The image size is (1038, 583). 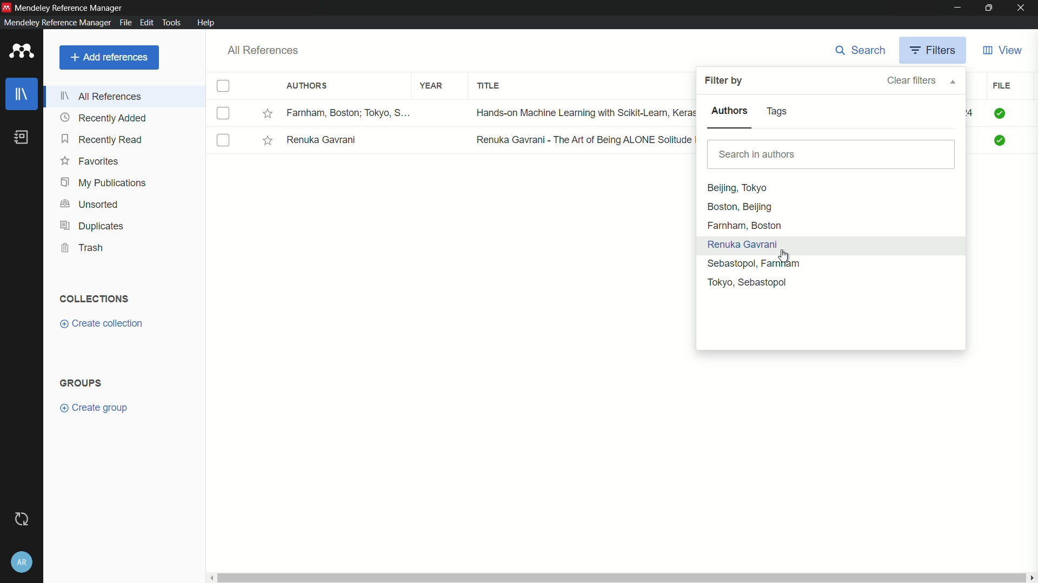 I want to click on duplicates, so click(x=90, y=226).